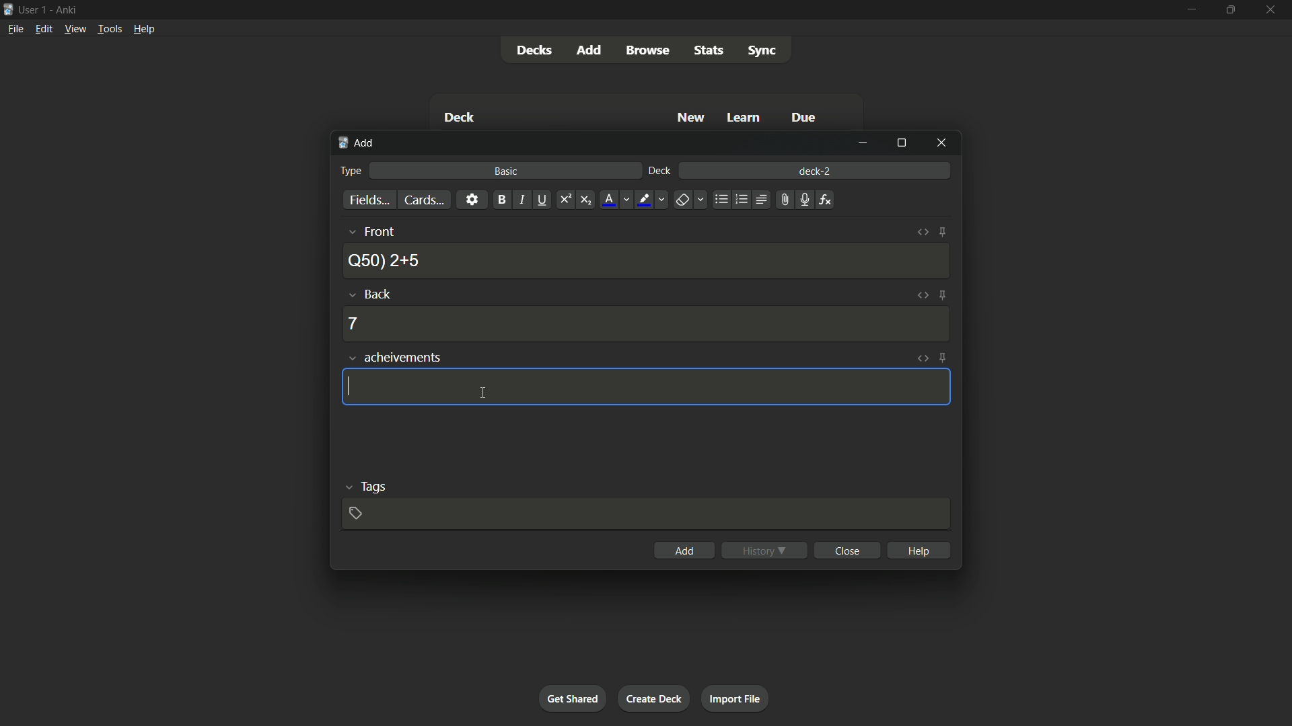  Describe the element at coordinates (482, 393) in the screenshot. I see `cursor` at that location.